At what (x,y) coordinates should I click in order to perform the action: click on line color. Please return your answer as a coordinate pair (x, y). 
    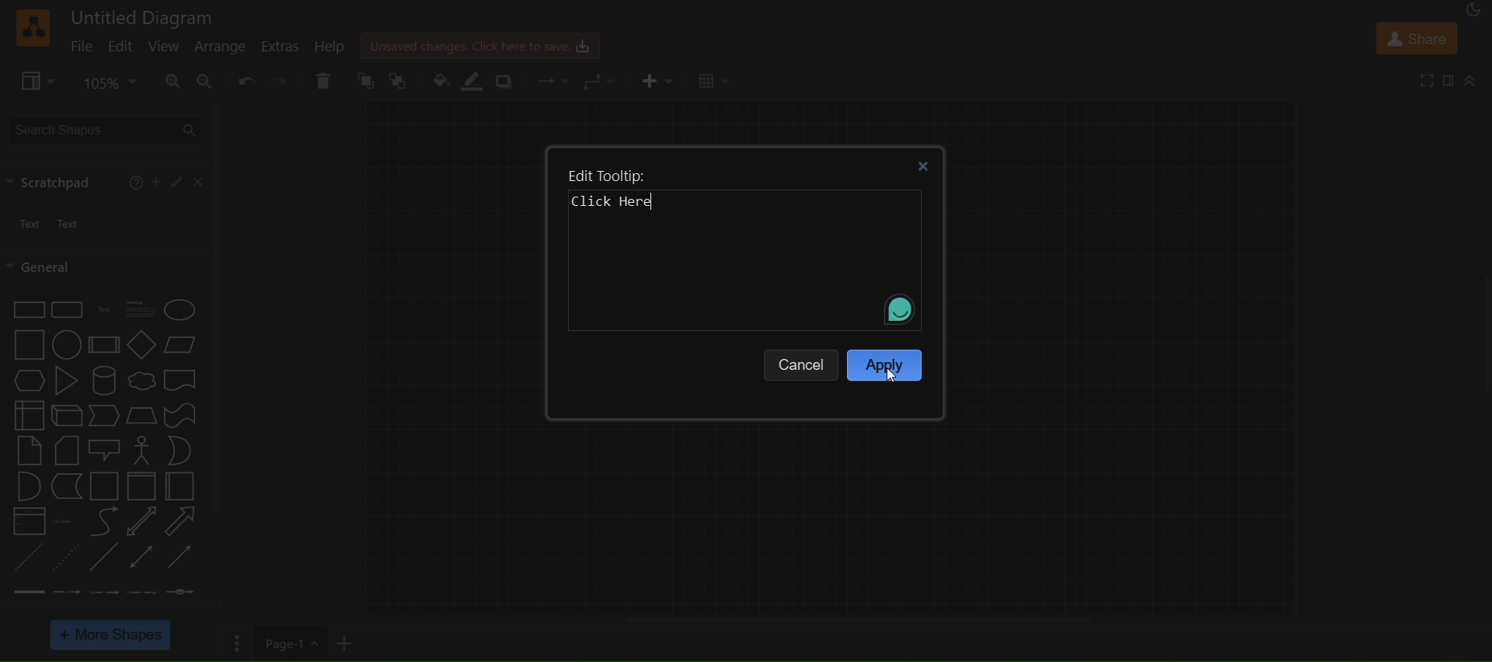
    Looking at the image, I should click on (474, 81).